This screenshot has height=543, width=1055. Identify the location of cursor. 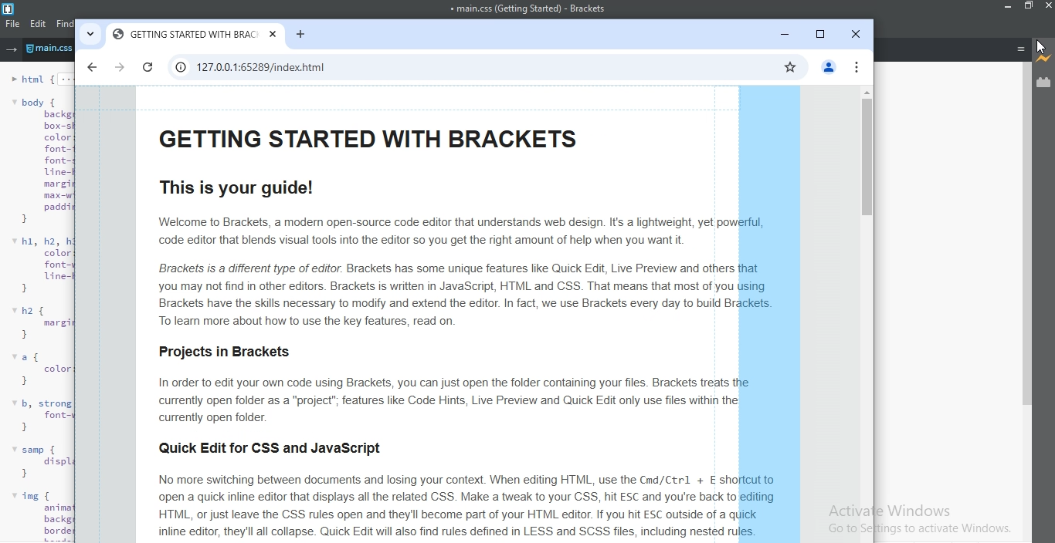
(1038, 48).